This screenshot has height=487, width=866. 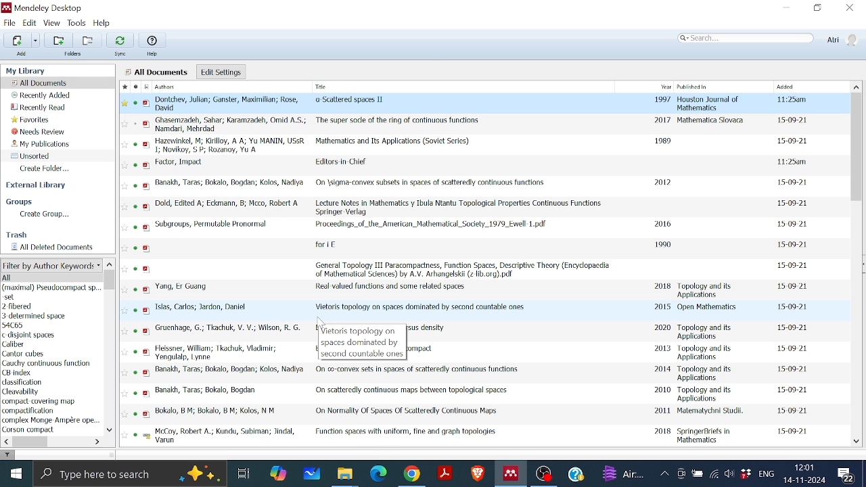 What do you see at coordinates (30, 442) in the screenshot?
I see `Horizontal scrollbar` at bounding box center [30, 442].